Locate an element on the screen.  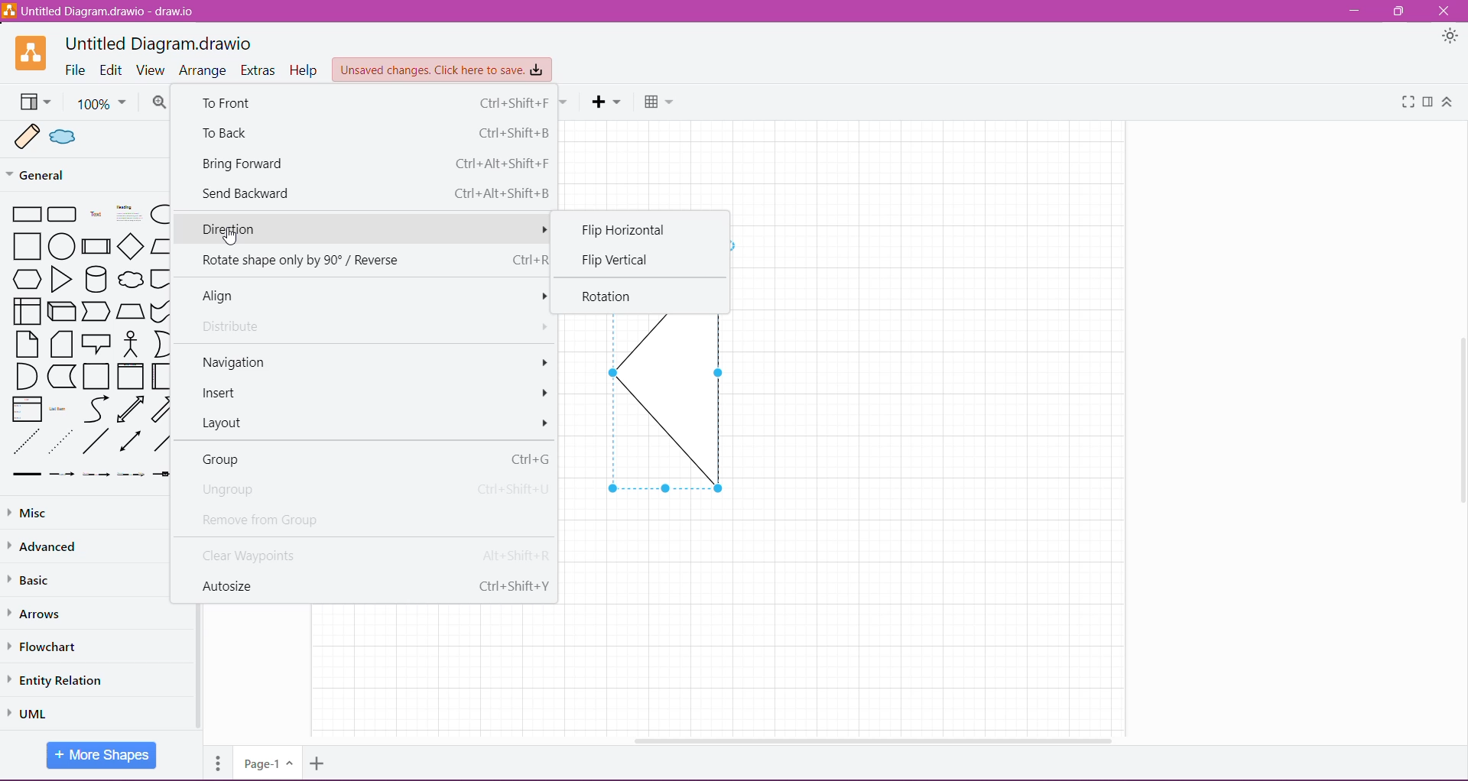
Bring Forward Ctrl+Alt+Shift+F is located at coordinates (375, 165).